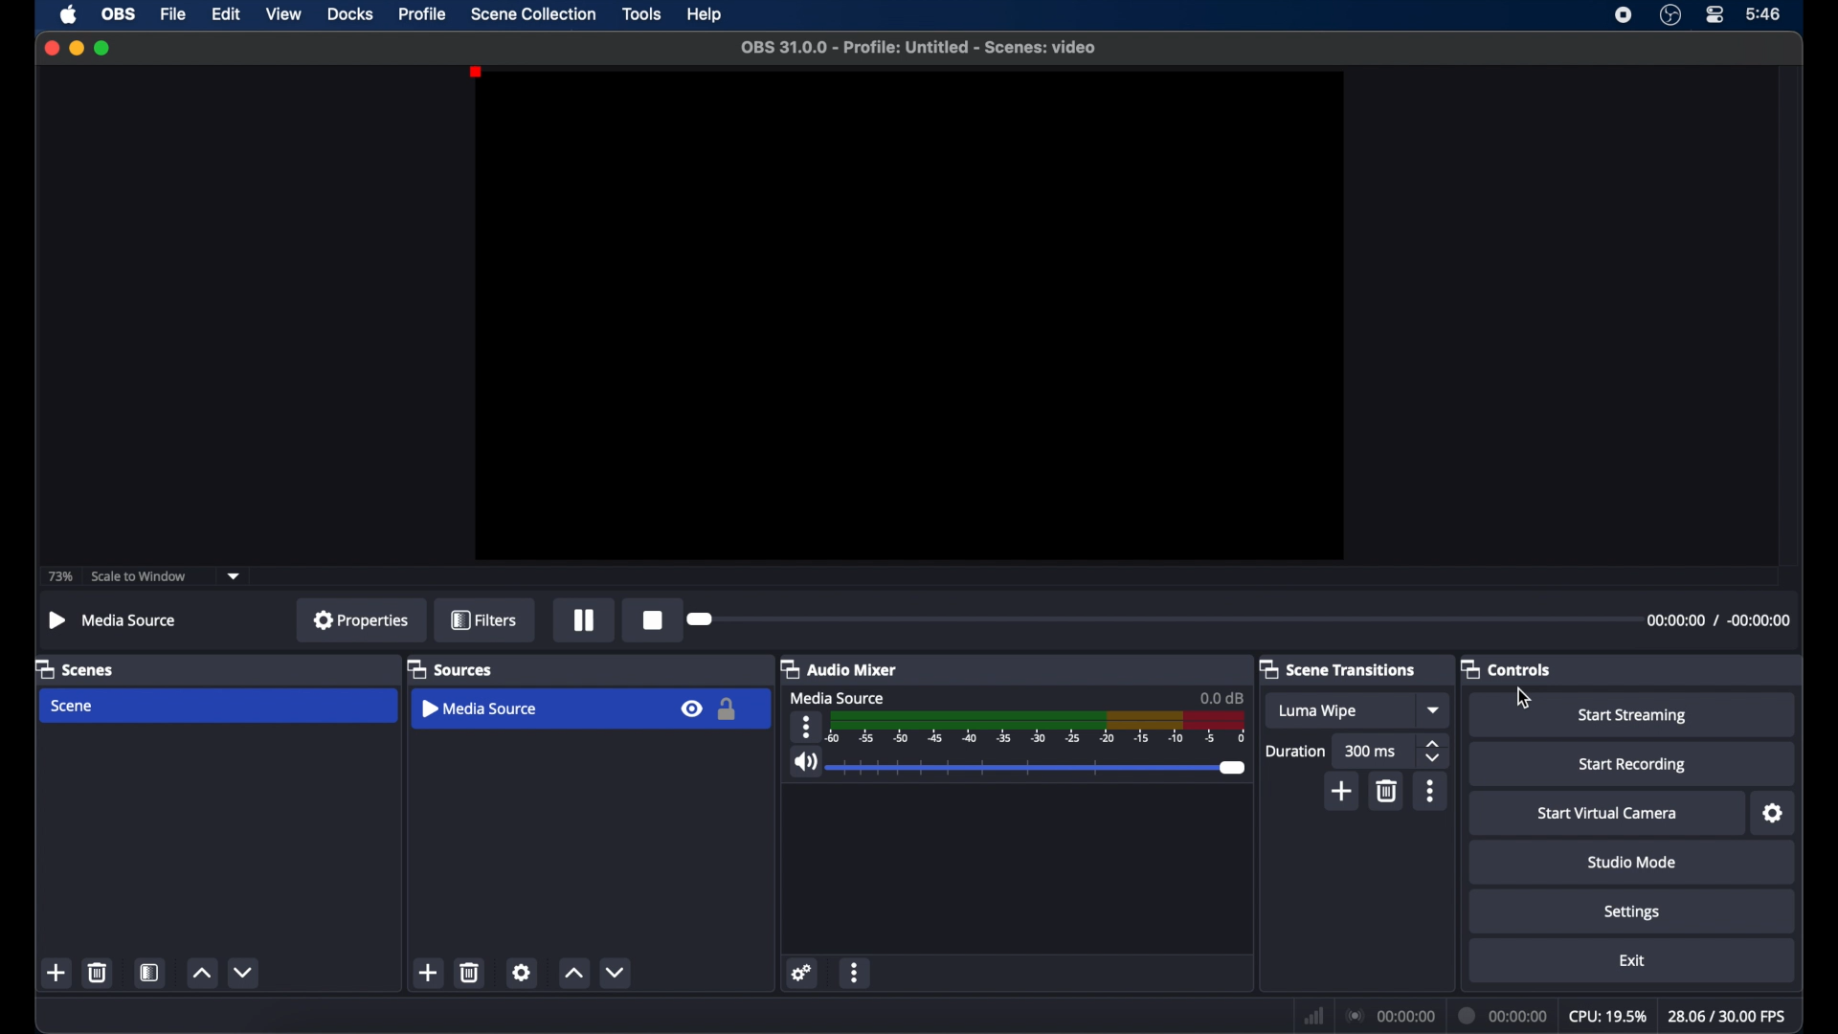  I want to click on duration, so click(1500, 1015).